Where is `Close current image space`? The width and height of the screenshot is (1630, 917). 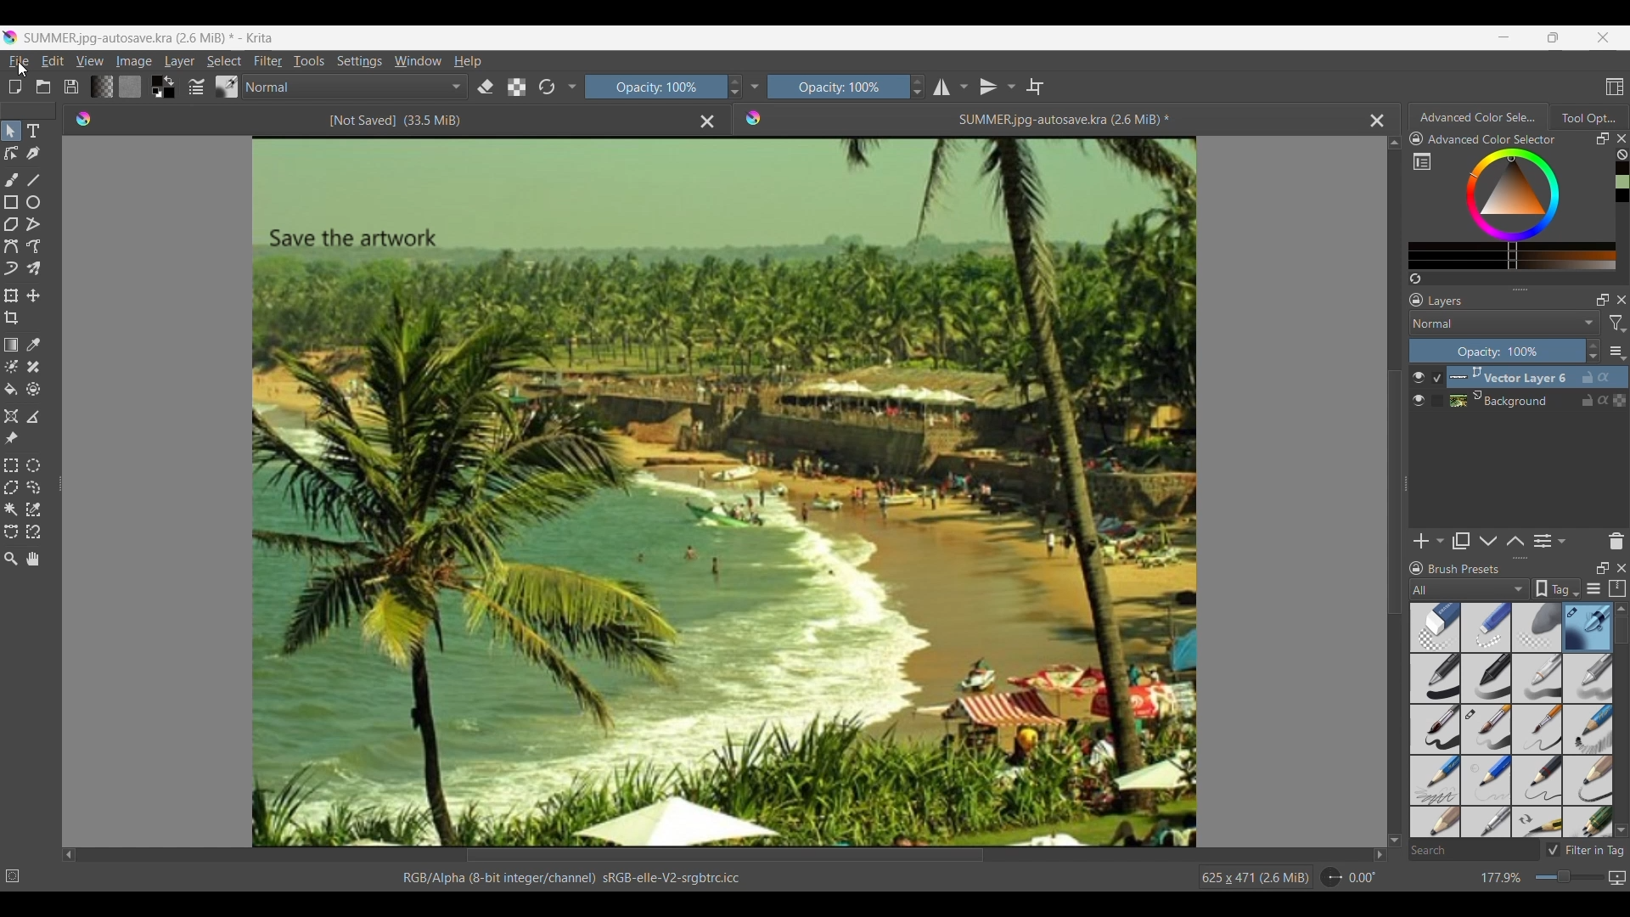
Close current image space is located at coordinates (1377, 121).